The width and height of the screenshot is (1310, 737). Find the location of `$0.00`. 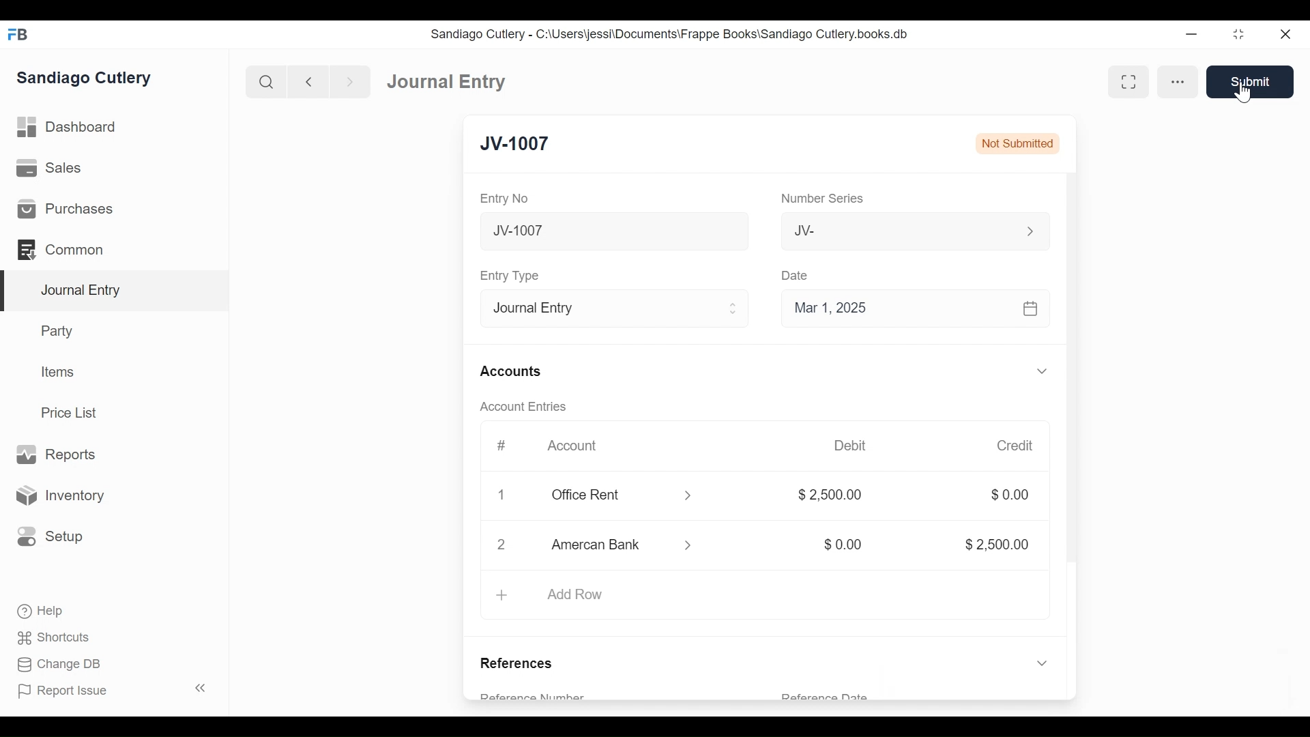

$0.00 is located at coordinates (1009, 495).